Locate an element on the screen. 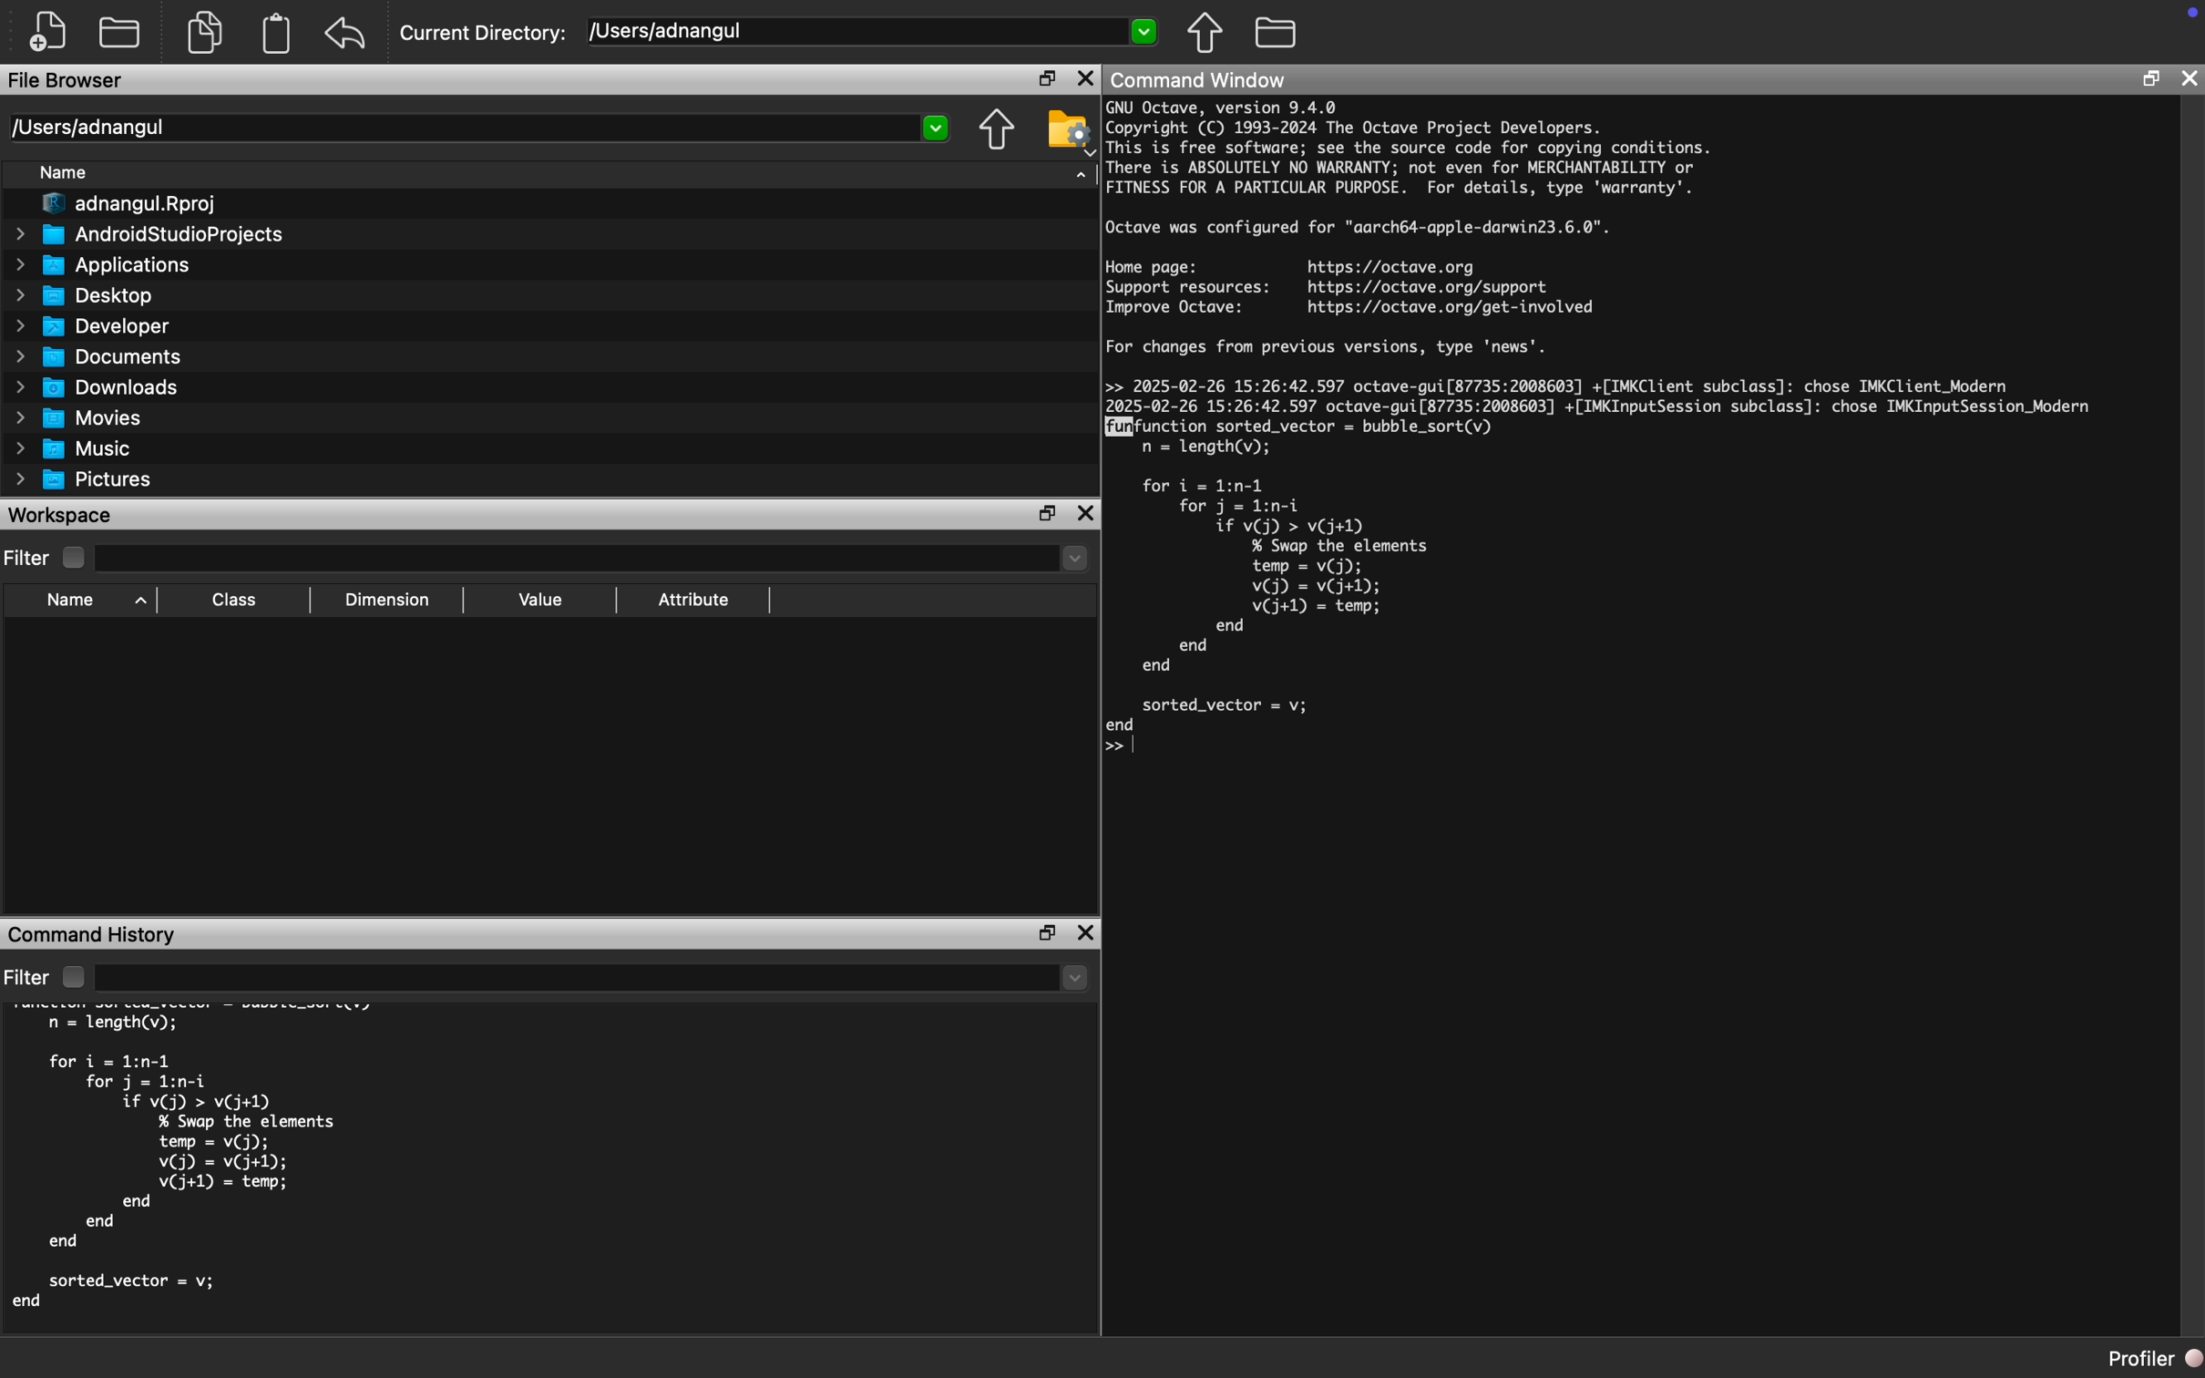  Checkbox is located at coordinates (77, 558).